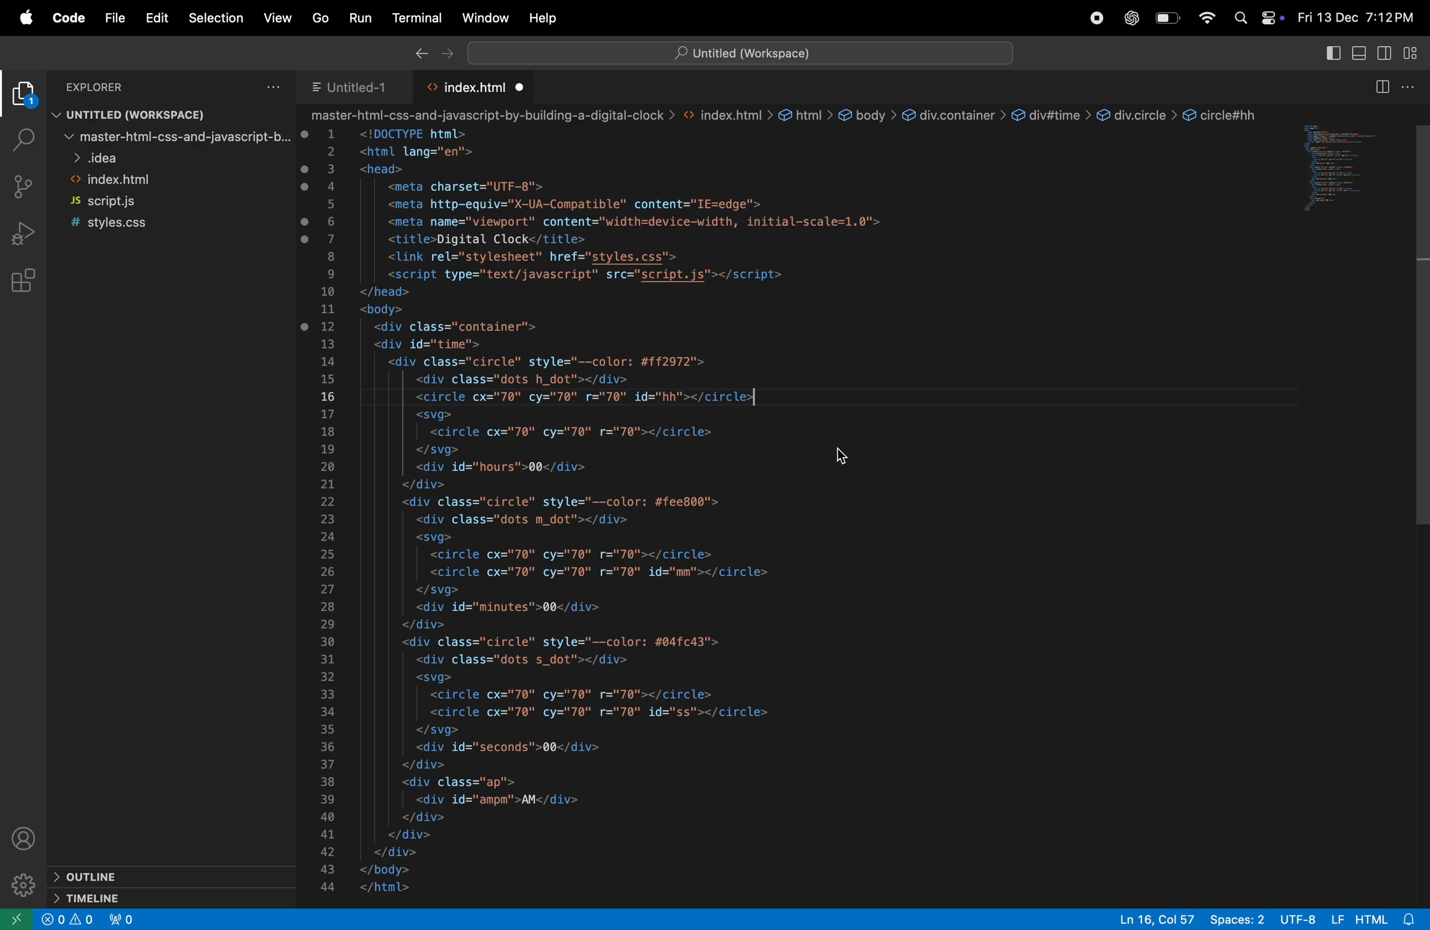 This screenshot has width=1430, height=930. What do you see at coordinates (1206, 18) in the screenshot?
I see `wifi` at bounding box center [1206, 18].